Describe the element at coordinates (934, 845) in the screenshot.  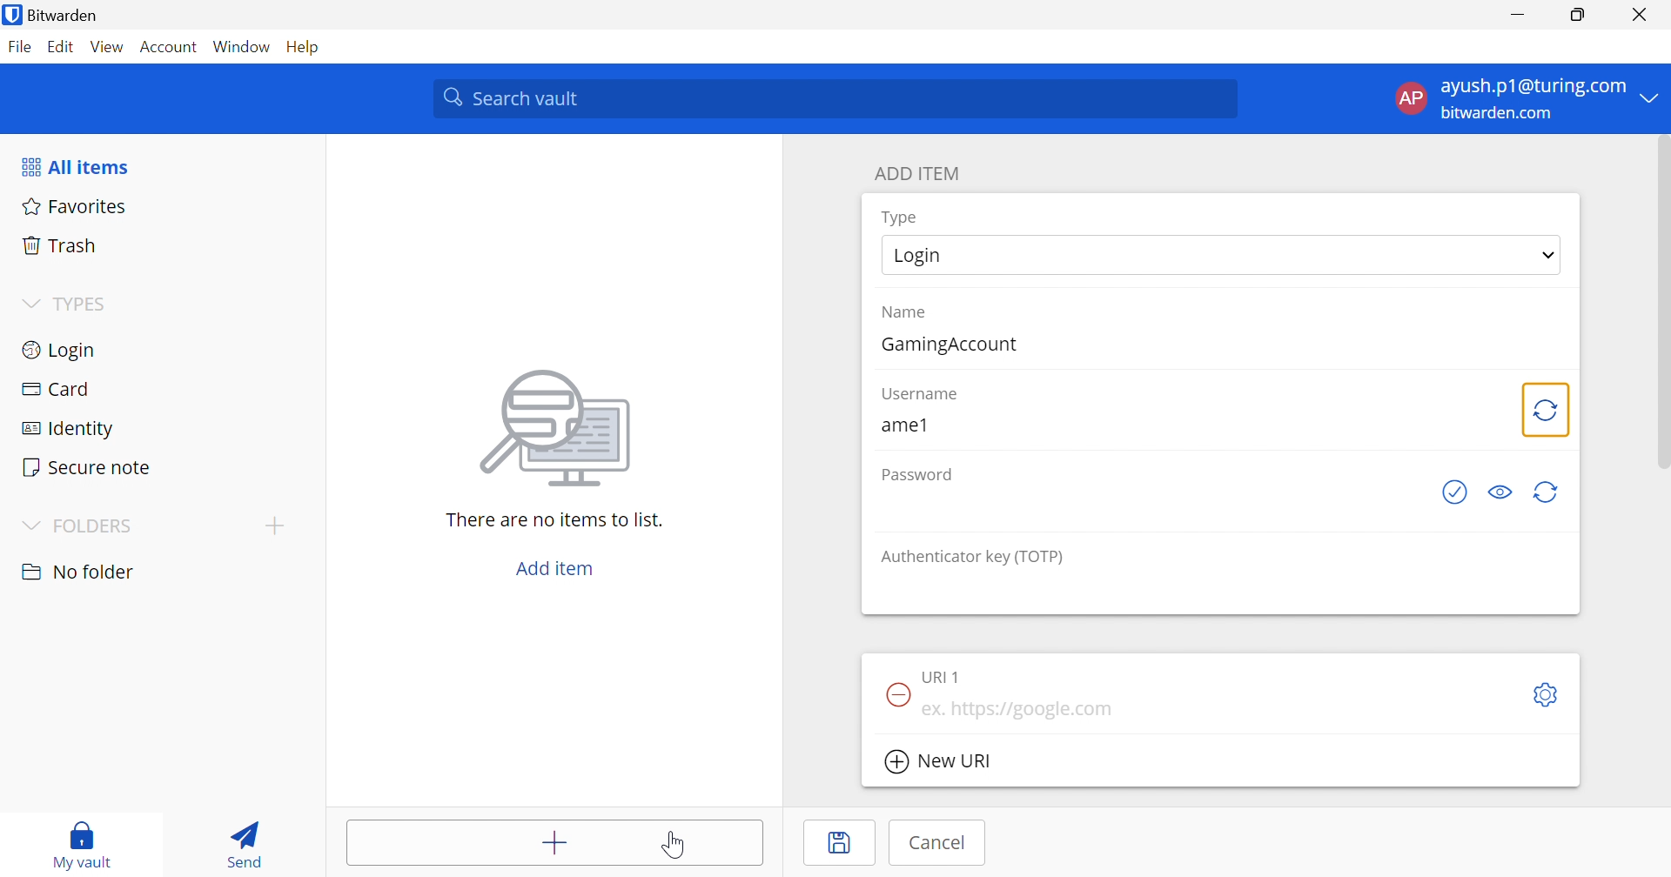
I see `Cancel` at that location.